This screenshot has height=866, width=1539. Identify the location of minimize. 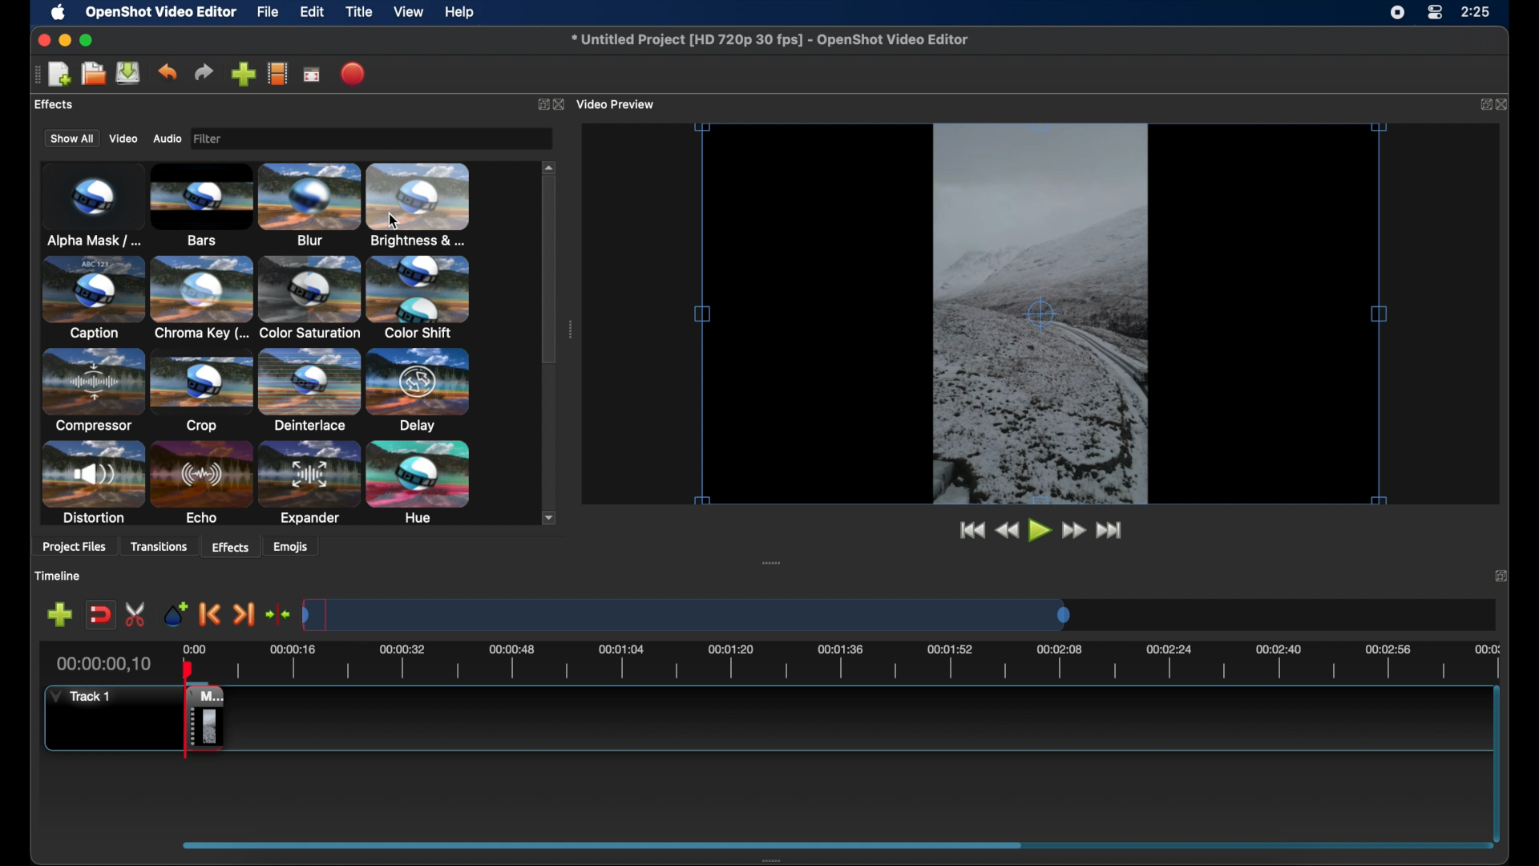
(66, 39).